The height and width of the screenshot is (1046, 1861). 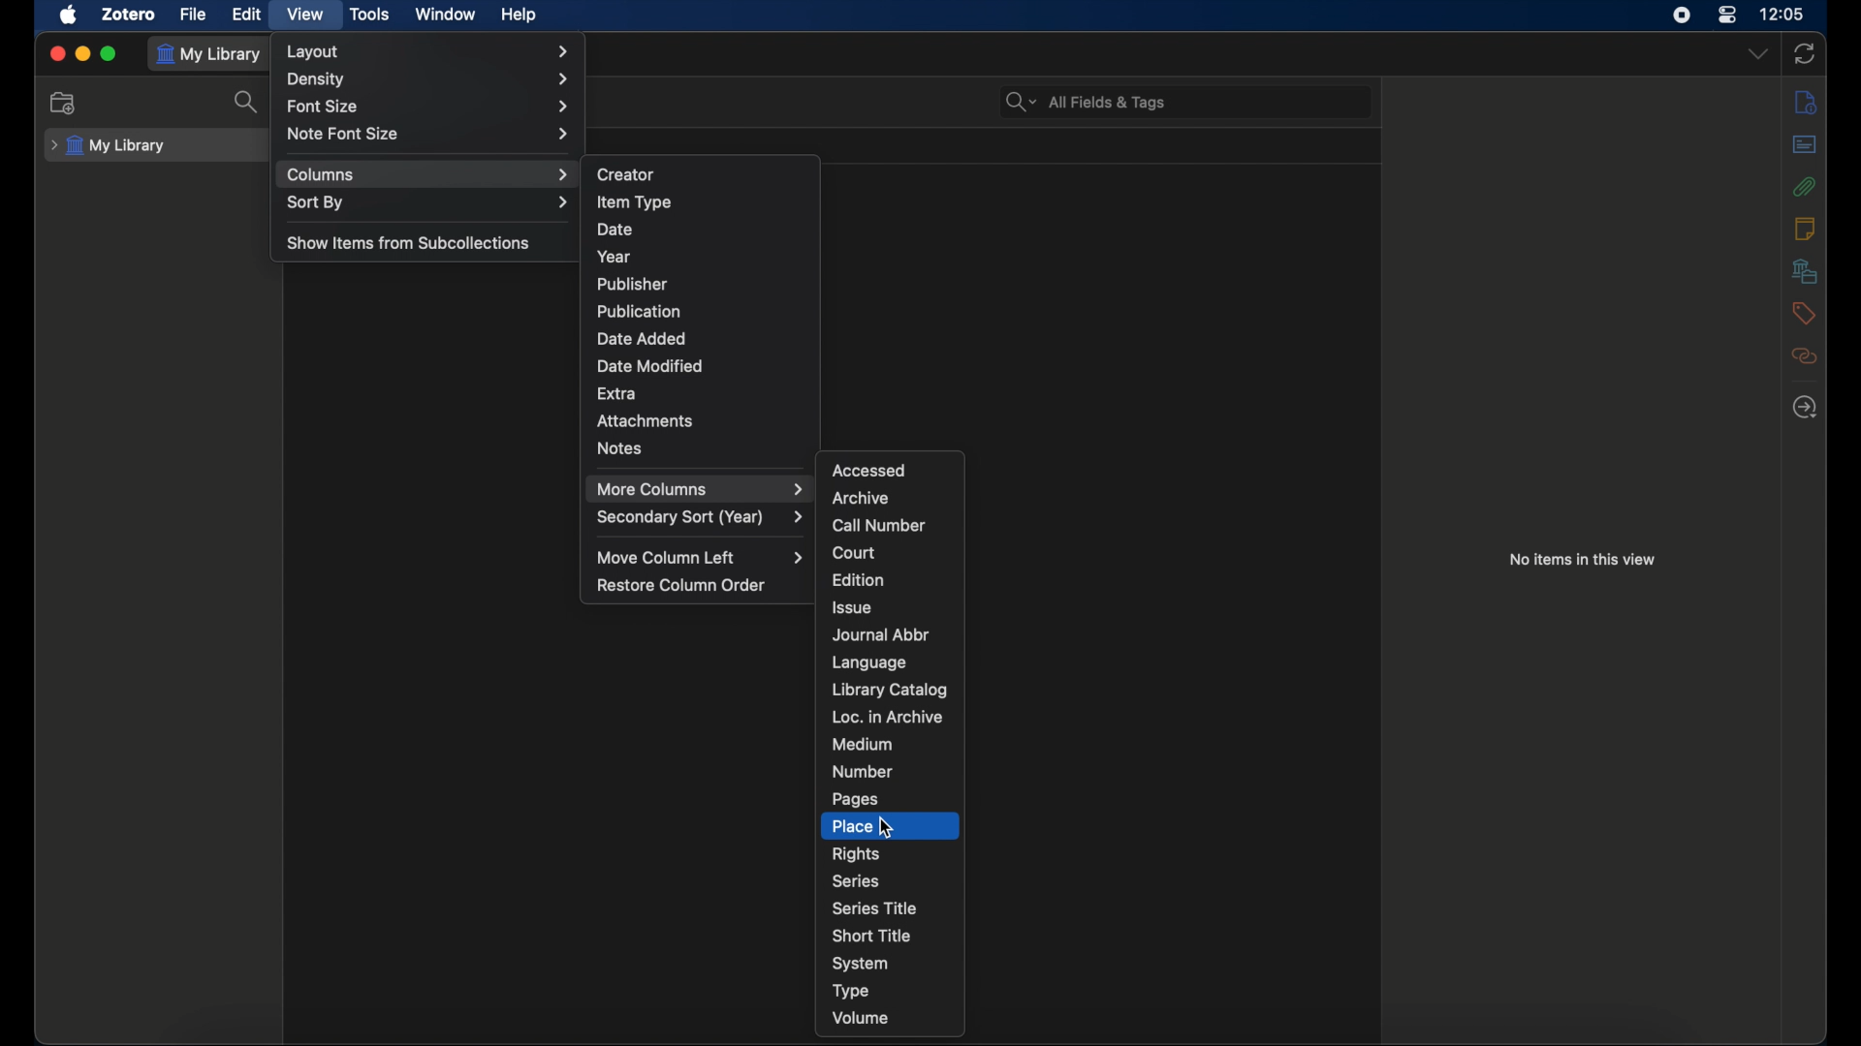 I want to click on publication, so click(x=638, y=311).